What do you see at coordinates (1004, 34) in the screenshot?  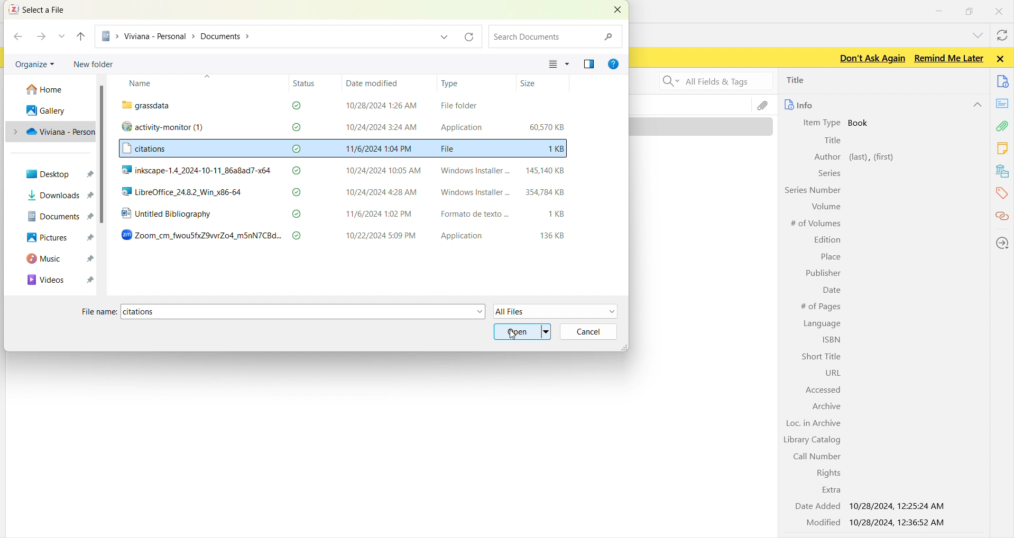 I see `syncwith zotero` at bounding box center [1004, 34].